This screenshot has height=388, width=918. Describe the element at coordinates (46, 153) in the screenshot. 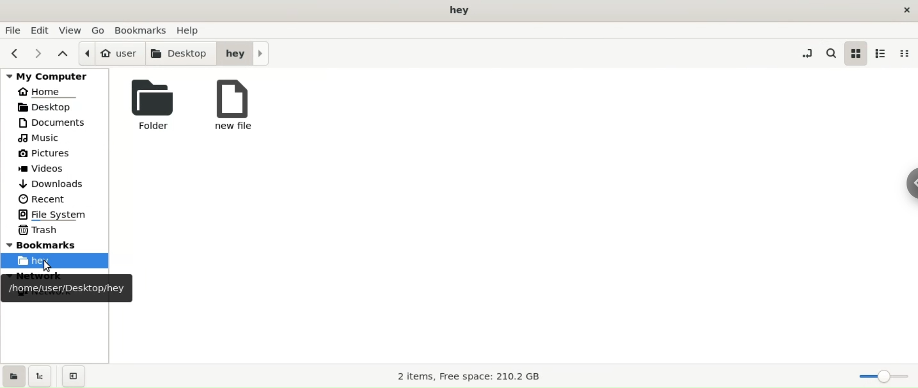

I see `pictures` at that location.